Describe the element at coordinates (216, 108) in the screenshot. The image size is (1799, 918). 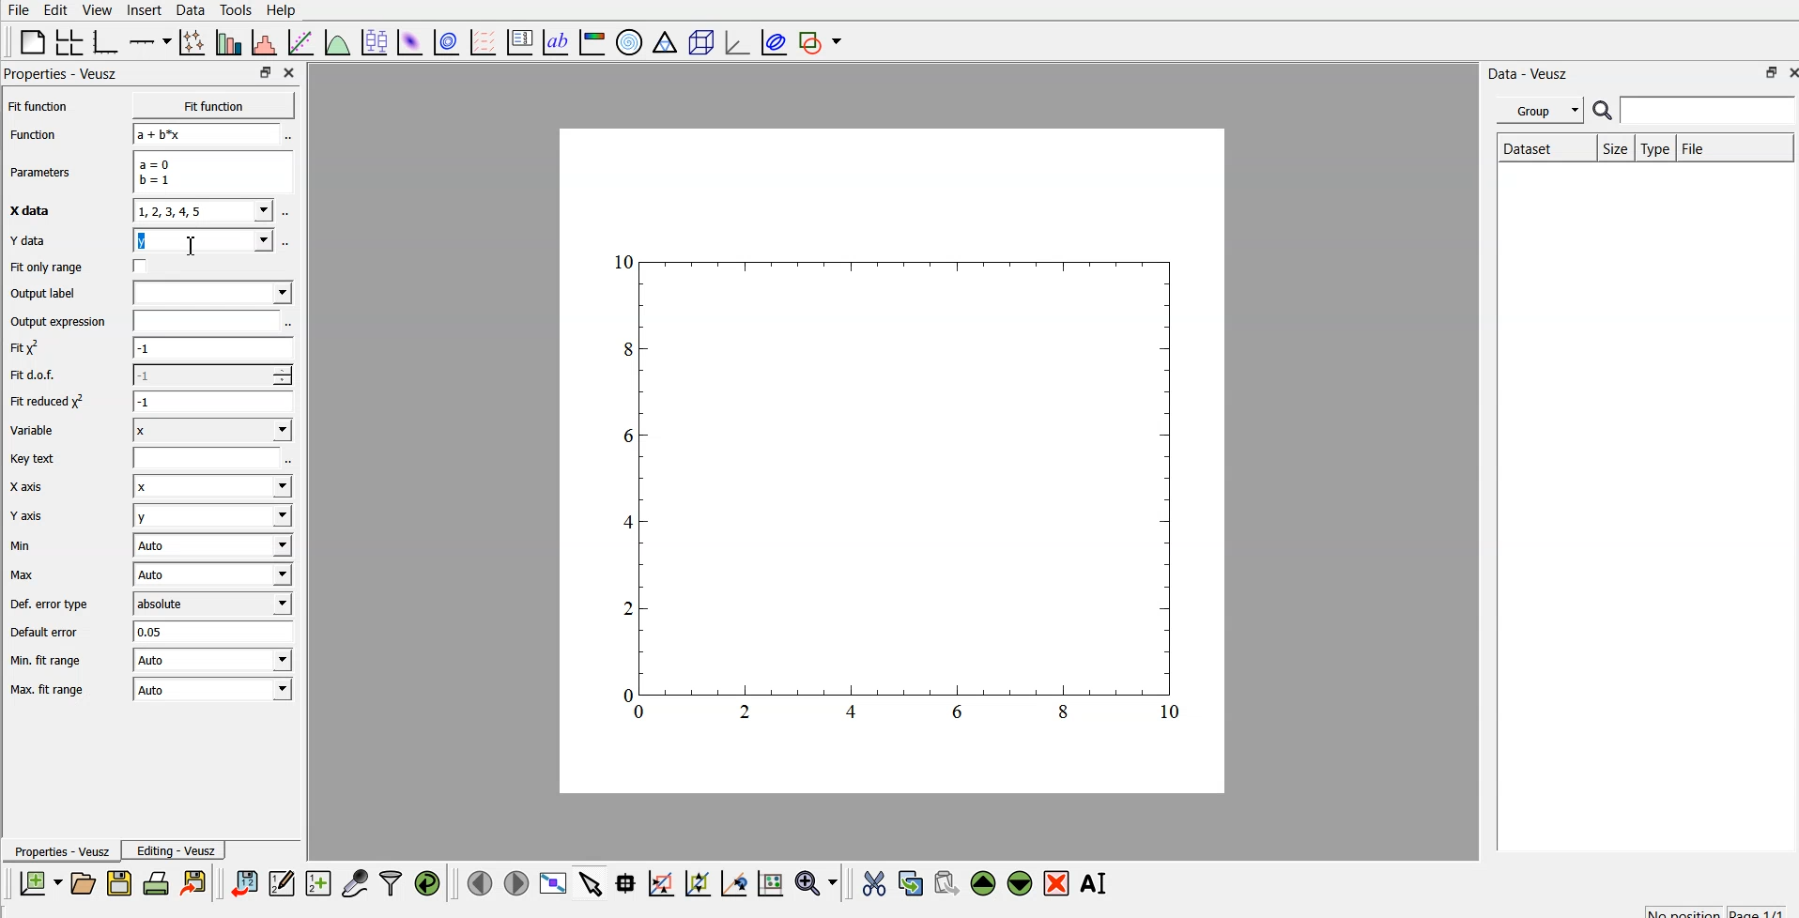
I see `Fit function` at that location.